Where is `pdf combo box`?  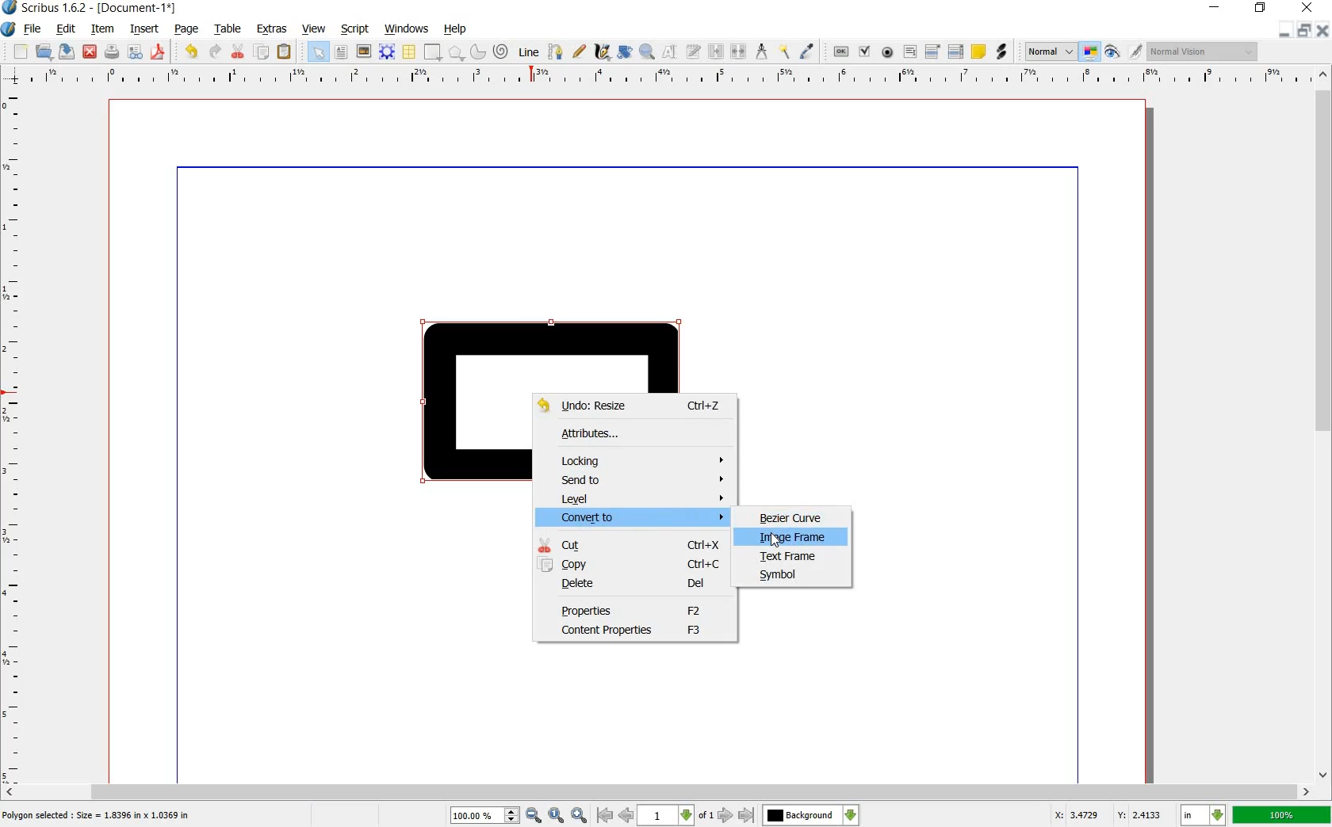
pdf combo box is located at coordinates (932, 52).